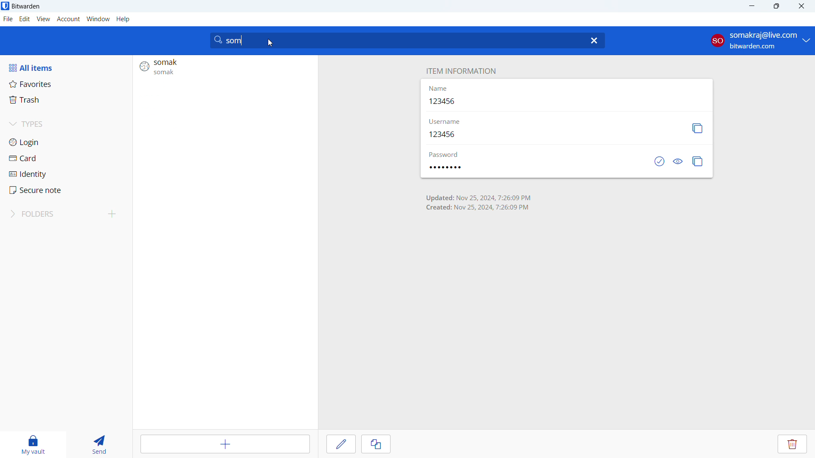  Describe the element at coordinates (751, 6) in the screenshot. I see `minimize` at that location.